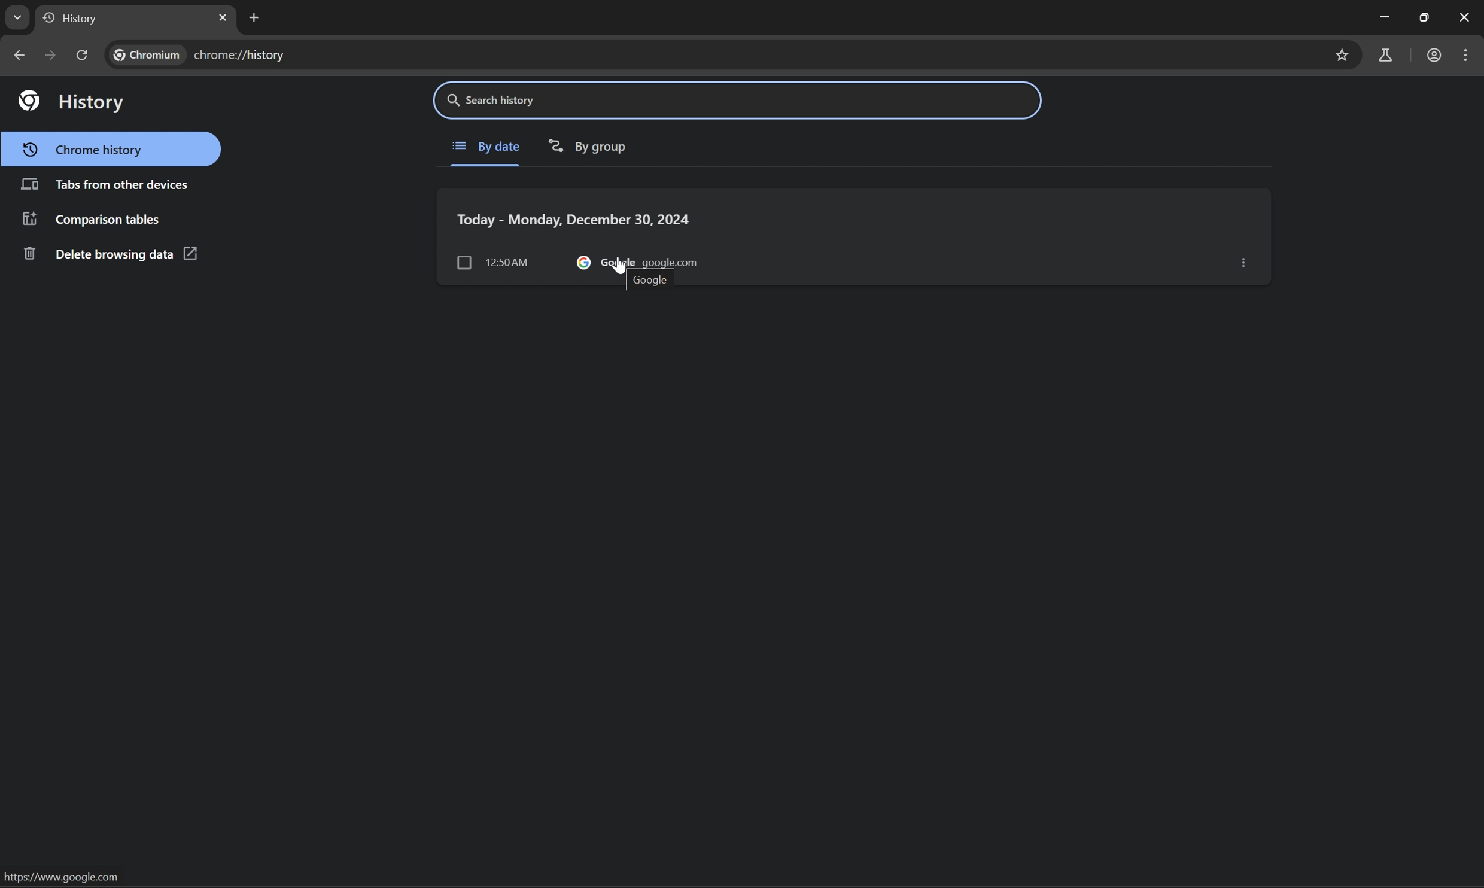 The image size is (1484, 888). What do you see at coordinates (1343, 54) in the screenshot?
I see `bookmarks` at bounding box center [1343, 54].